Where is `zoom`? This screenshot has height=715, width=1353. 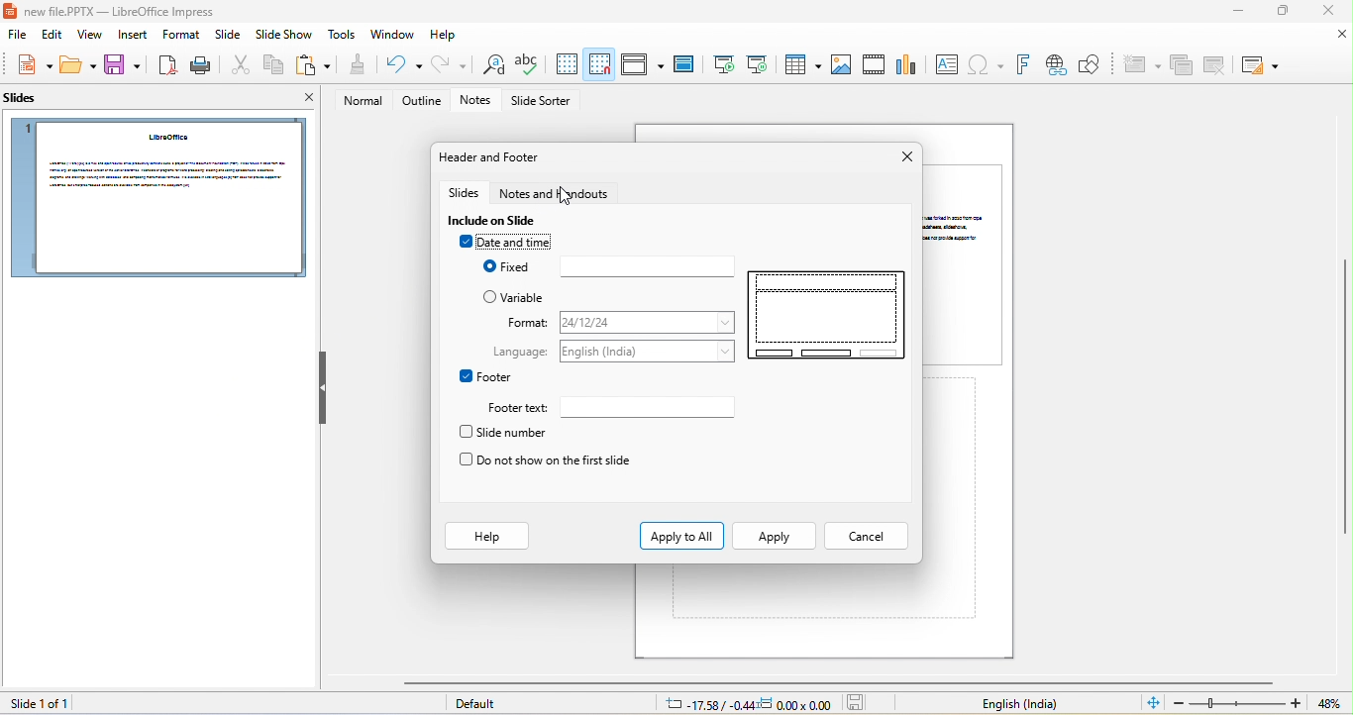 zoom is located at coordinates (1238, 703).